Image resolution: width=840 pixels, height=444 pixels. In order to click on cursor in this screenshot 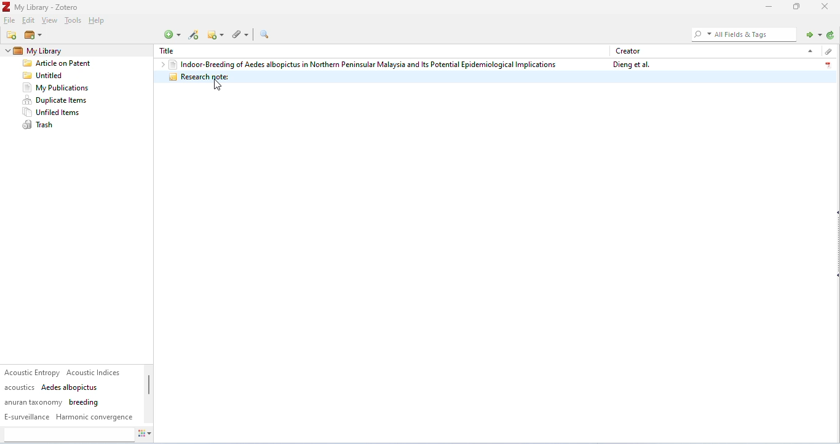, I will do `click(218, 85)`.